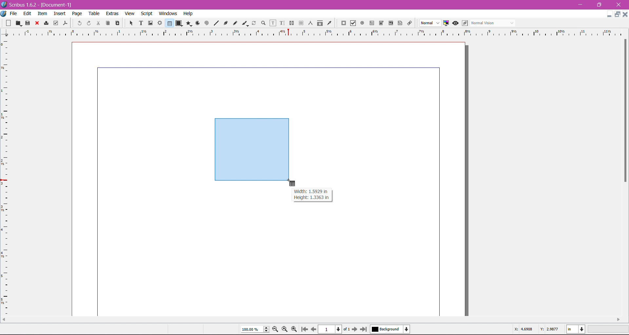  What do you see at coordinates (285, 329) in the screenshot?
I see `Zoom to 100%` at bounding box center [285, 329].